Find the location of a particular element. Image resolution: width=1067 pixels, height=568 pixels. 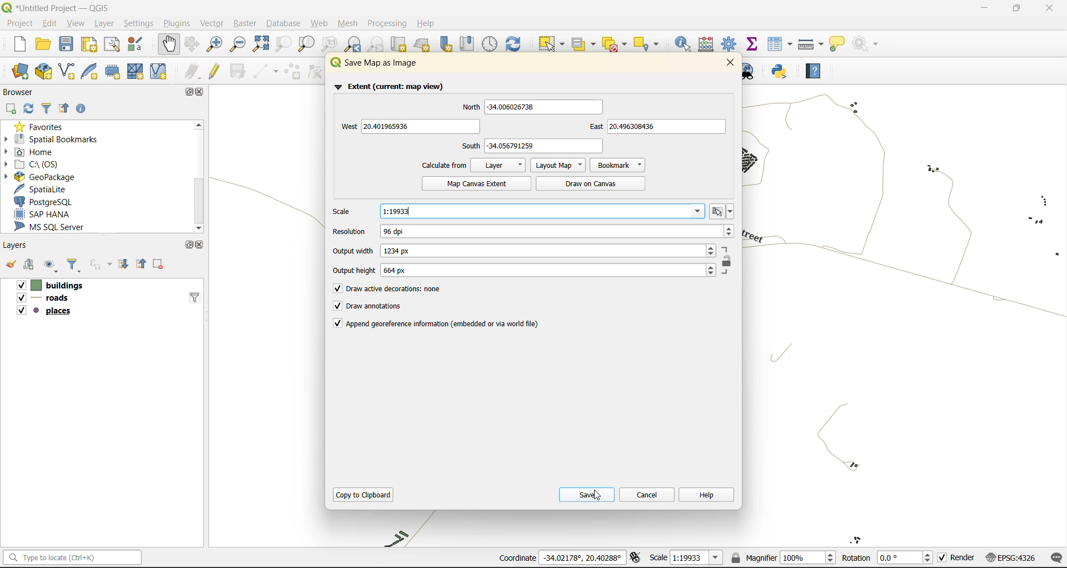

vertex tools is located at coordinates (316, 72).